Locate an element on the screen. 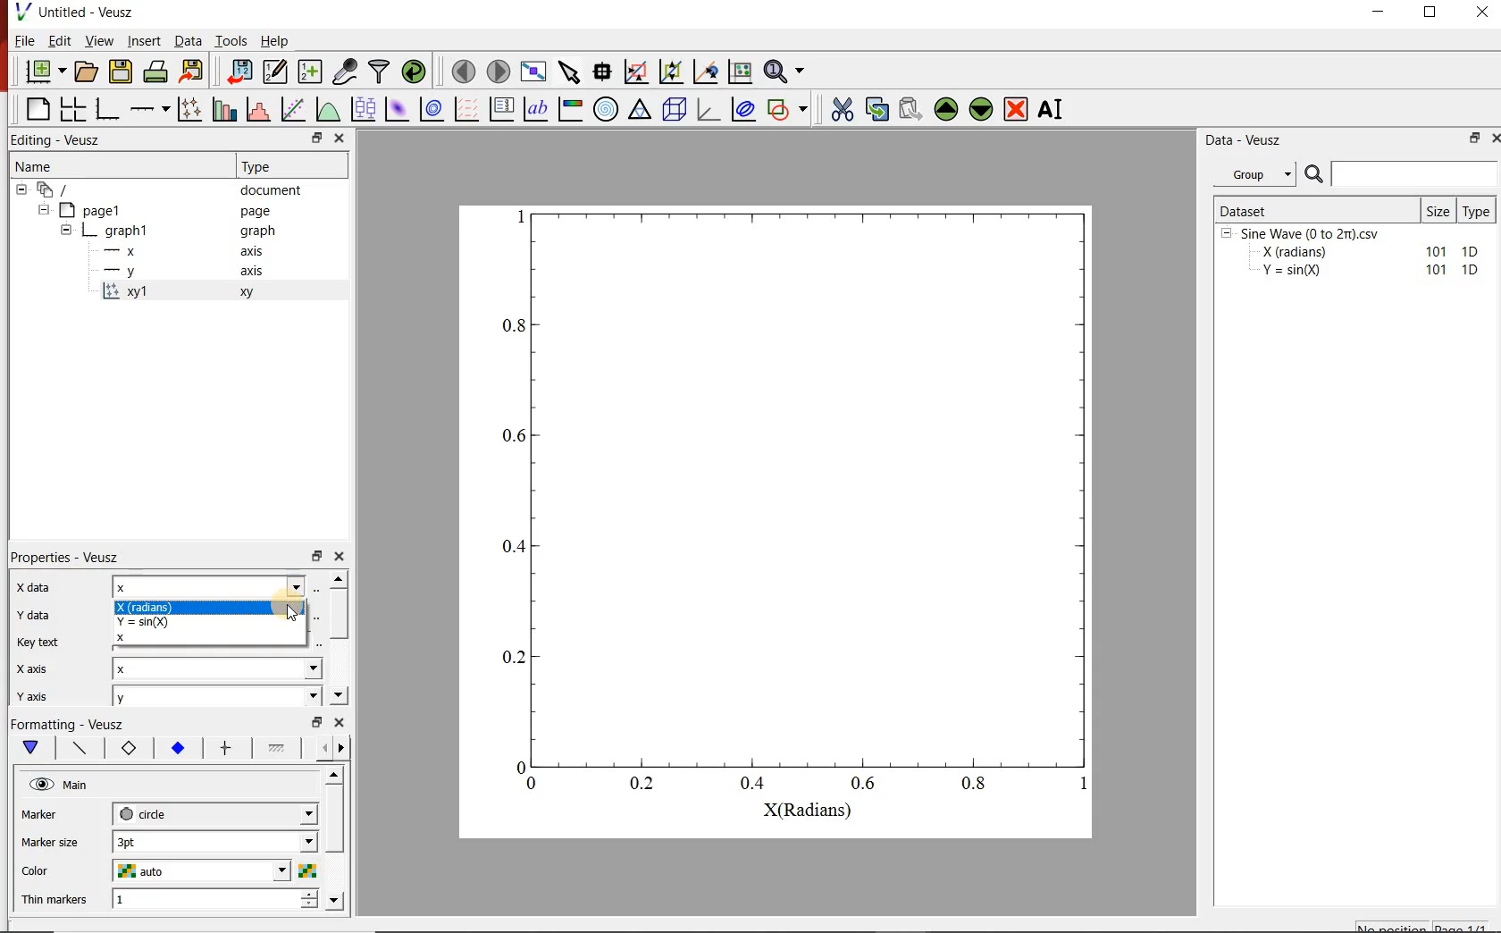 This screenshot has width=1501, height=933. Min/Max is located at coordinates (317, 722).